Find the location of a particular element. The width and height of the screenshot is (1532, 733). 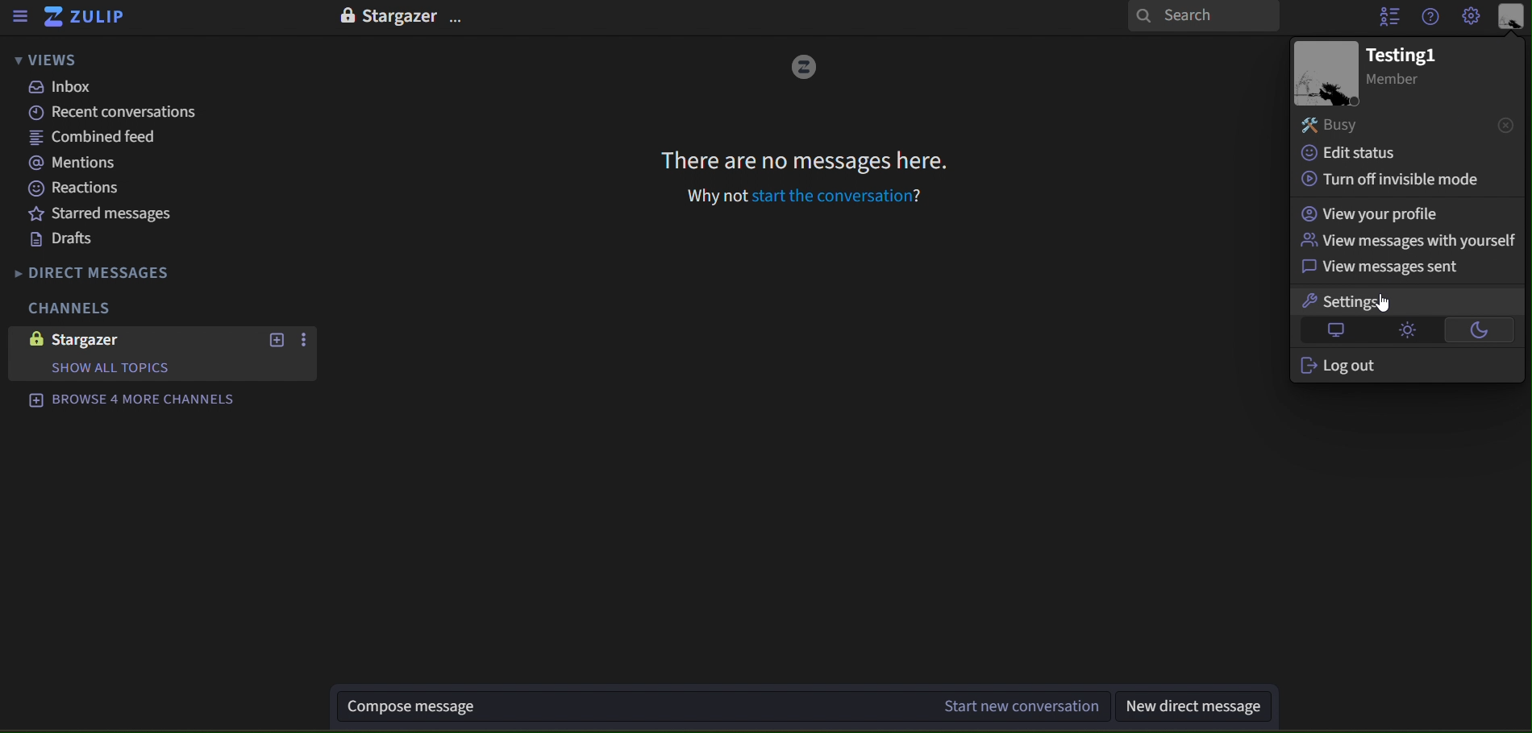

hide user list is located at coordinates (1383, 16).